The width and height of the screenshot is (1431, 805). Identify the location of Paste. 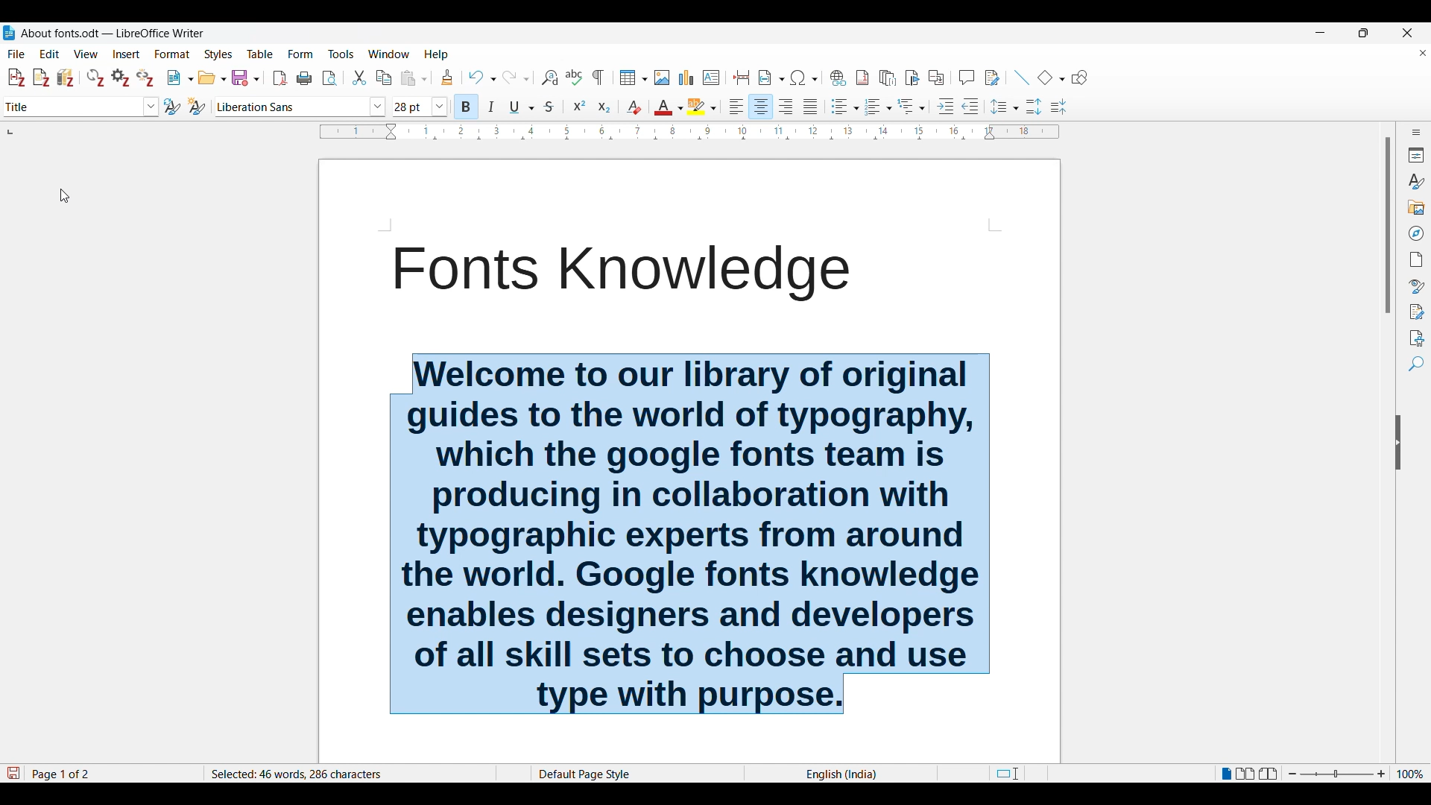
(414, 78).